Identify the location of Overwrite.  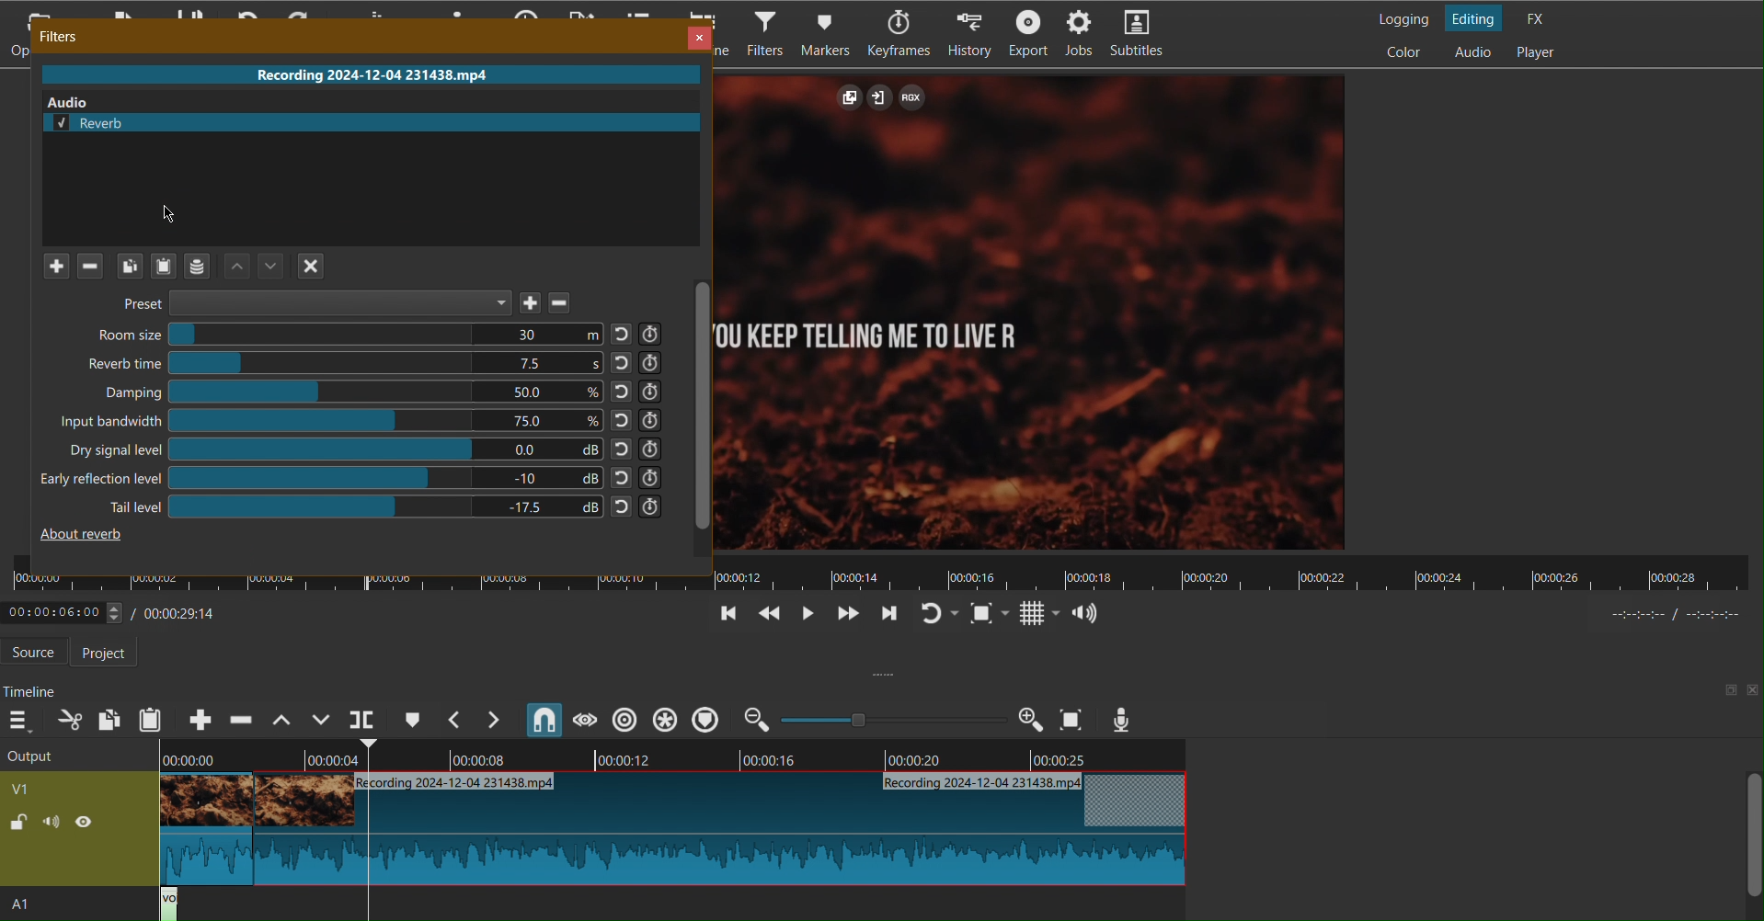
(321, 720).